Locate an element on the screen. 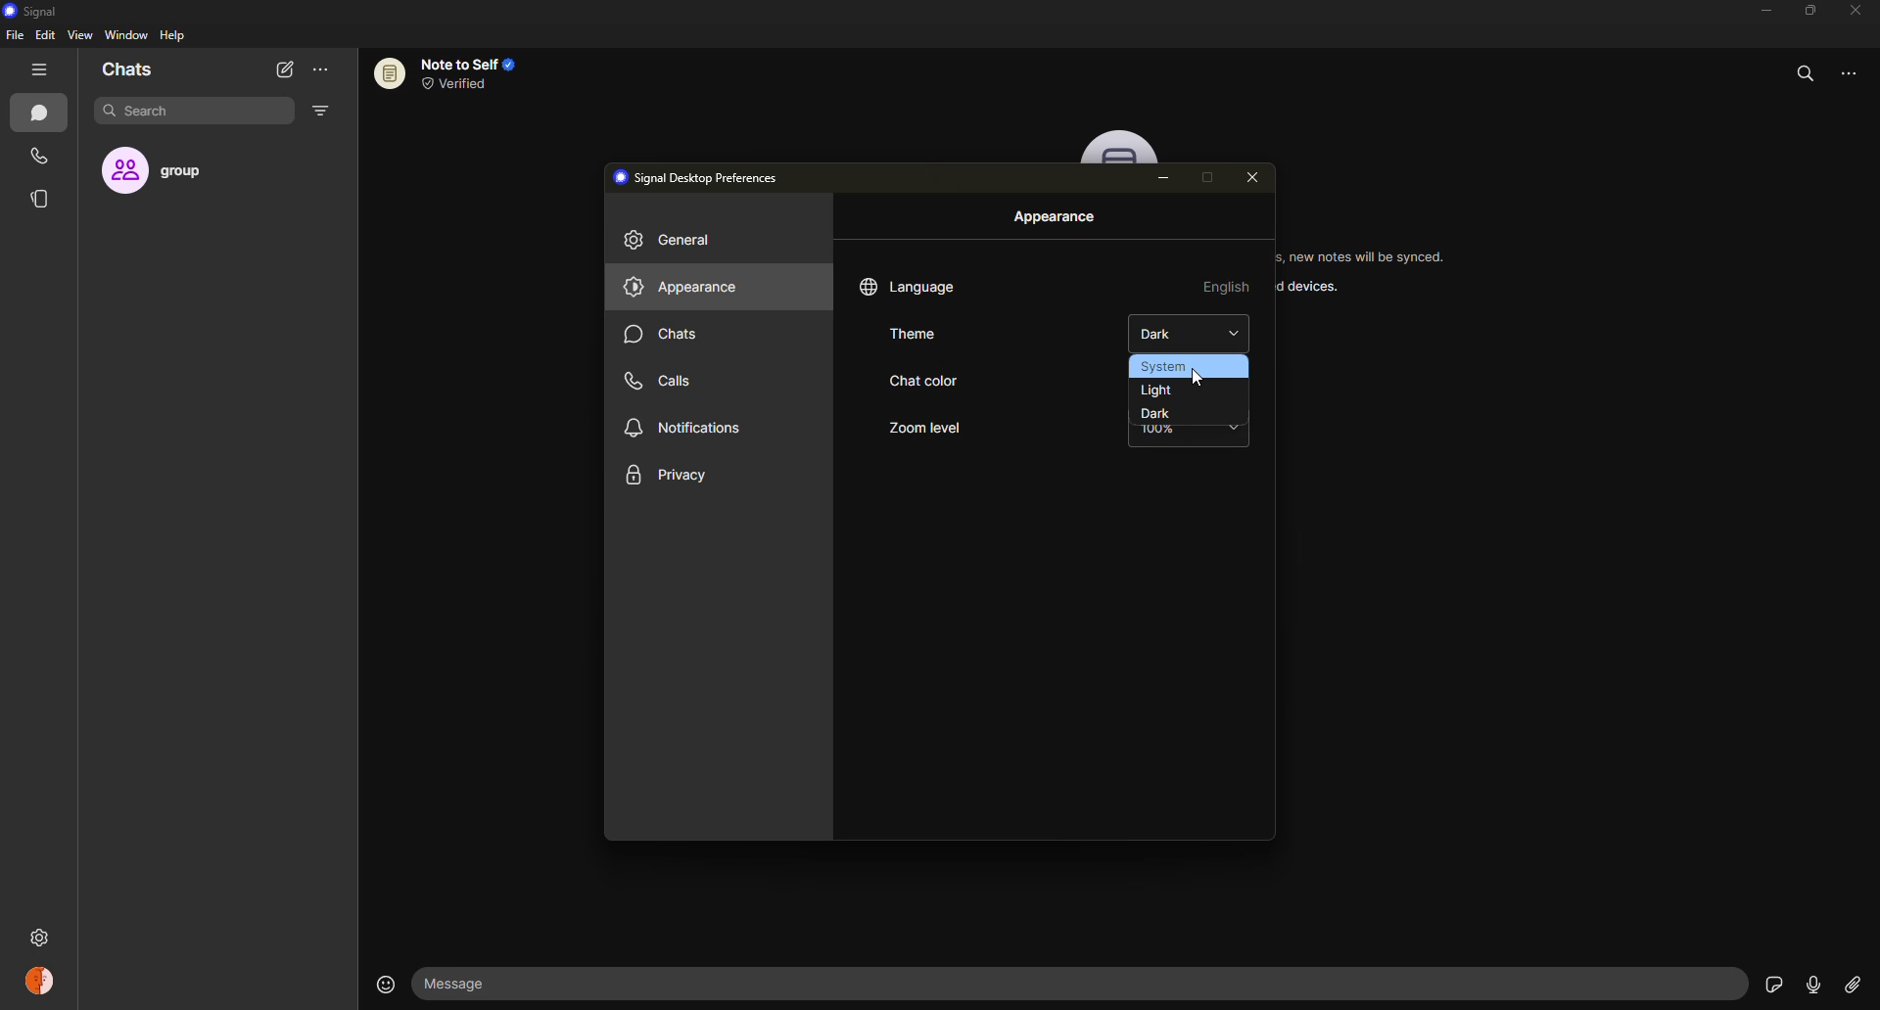 The width and height of the screenshot is (1880, 1010). stickers is located at coordinates (1770, 984).